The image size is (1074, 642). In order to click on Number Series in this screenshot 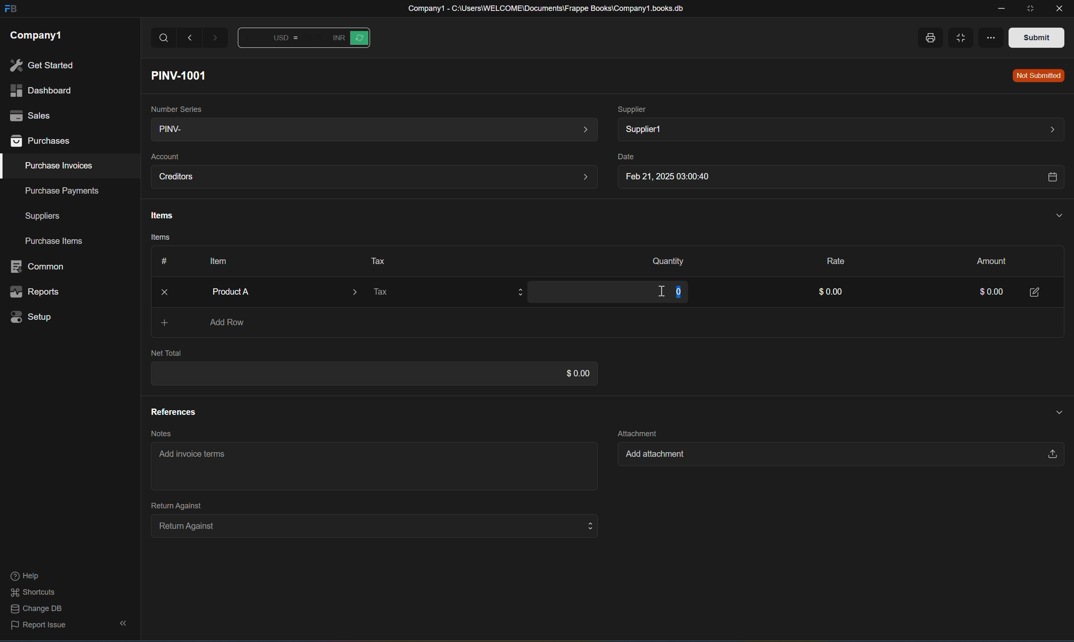, I will do `click(174, 107)`.